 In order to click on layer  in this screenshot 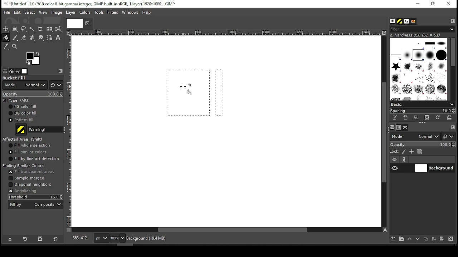, I will do `click(434, 168)`.